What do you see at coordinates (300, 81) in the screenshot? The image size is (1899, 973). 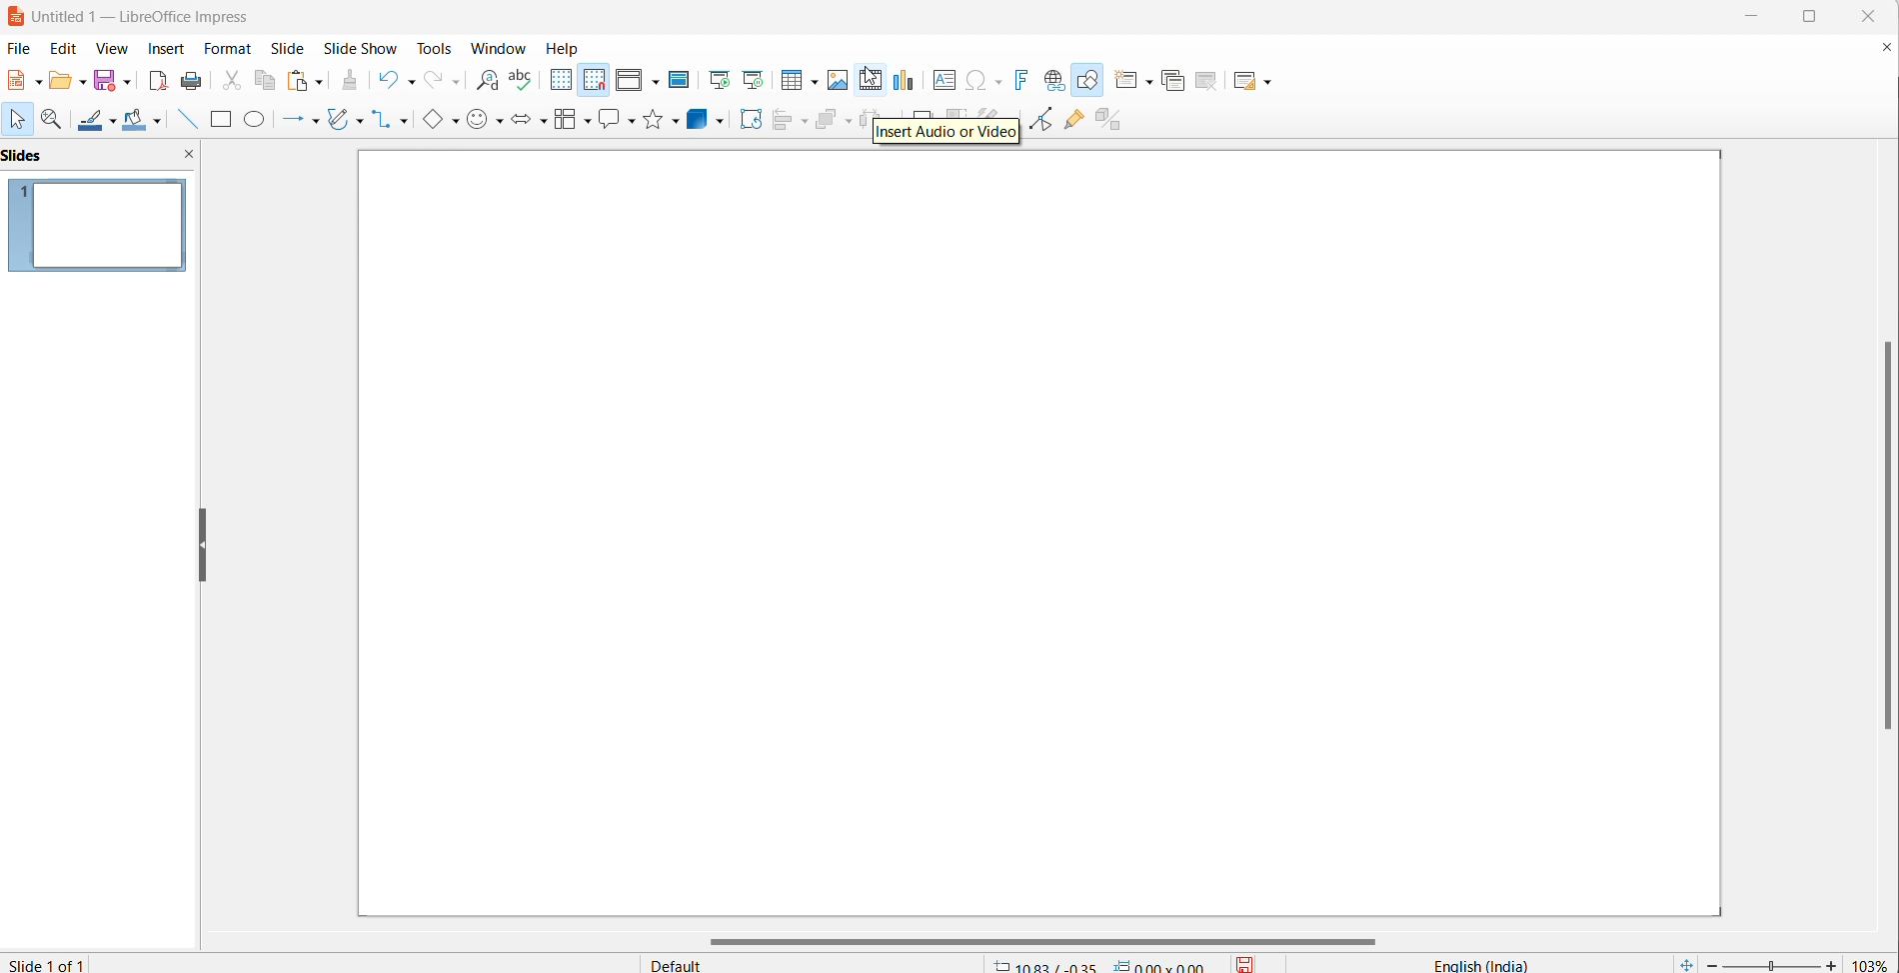 I see `paste` at bounding box center [300, 81].